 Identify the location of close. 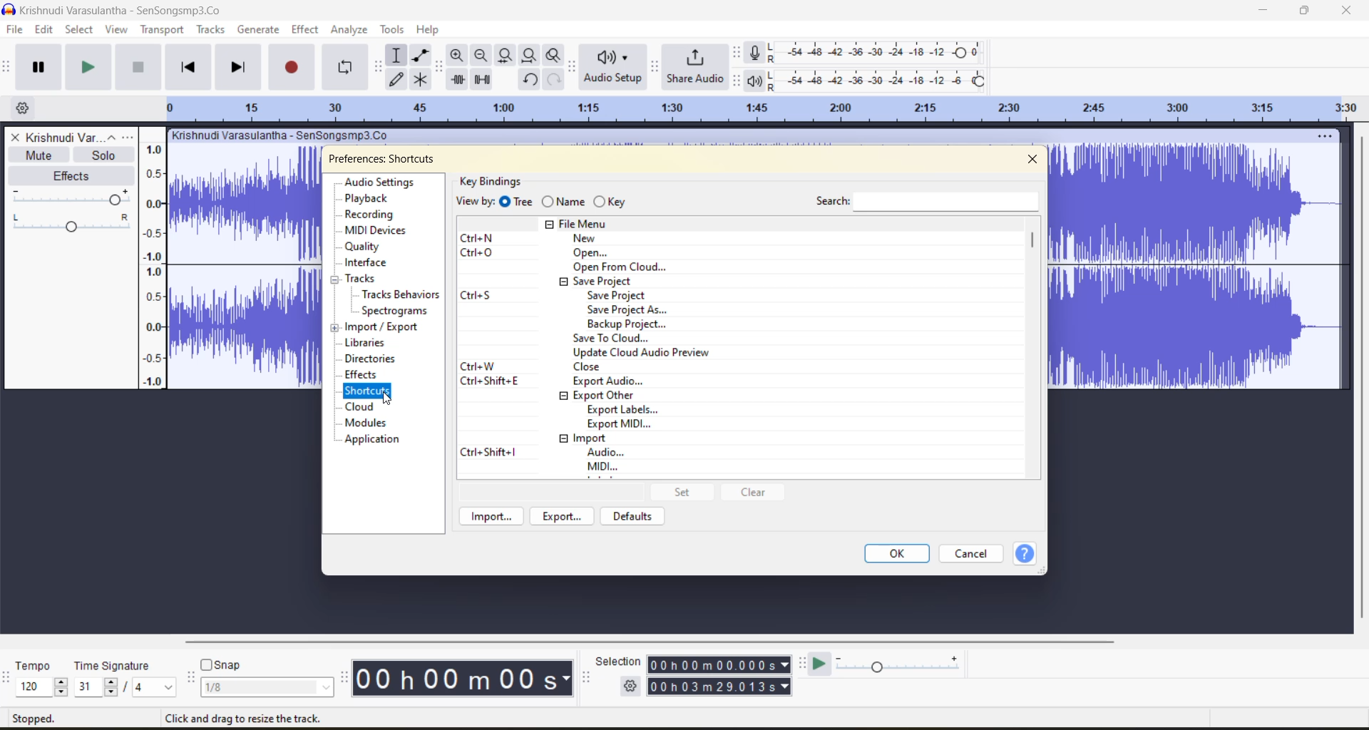
(1348, 11).